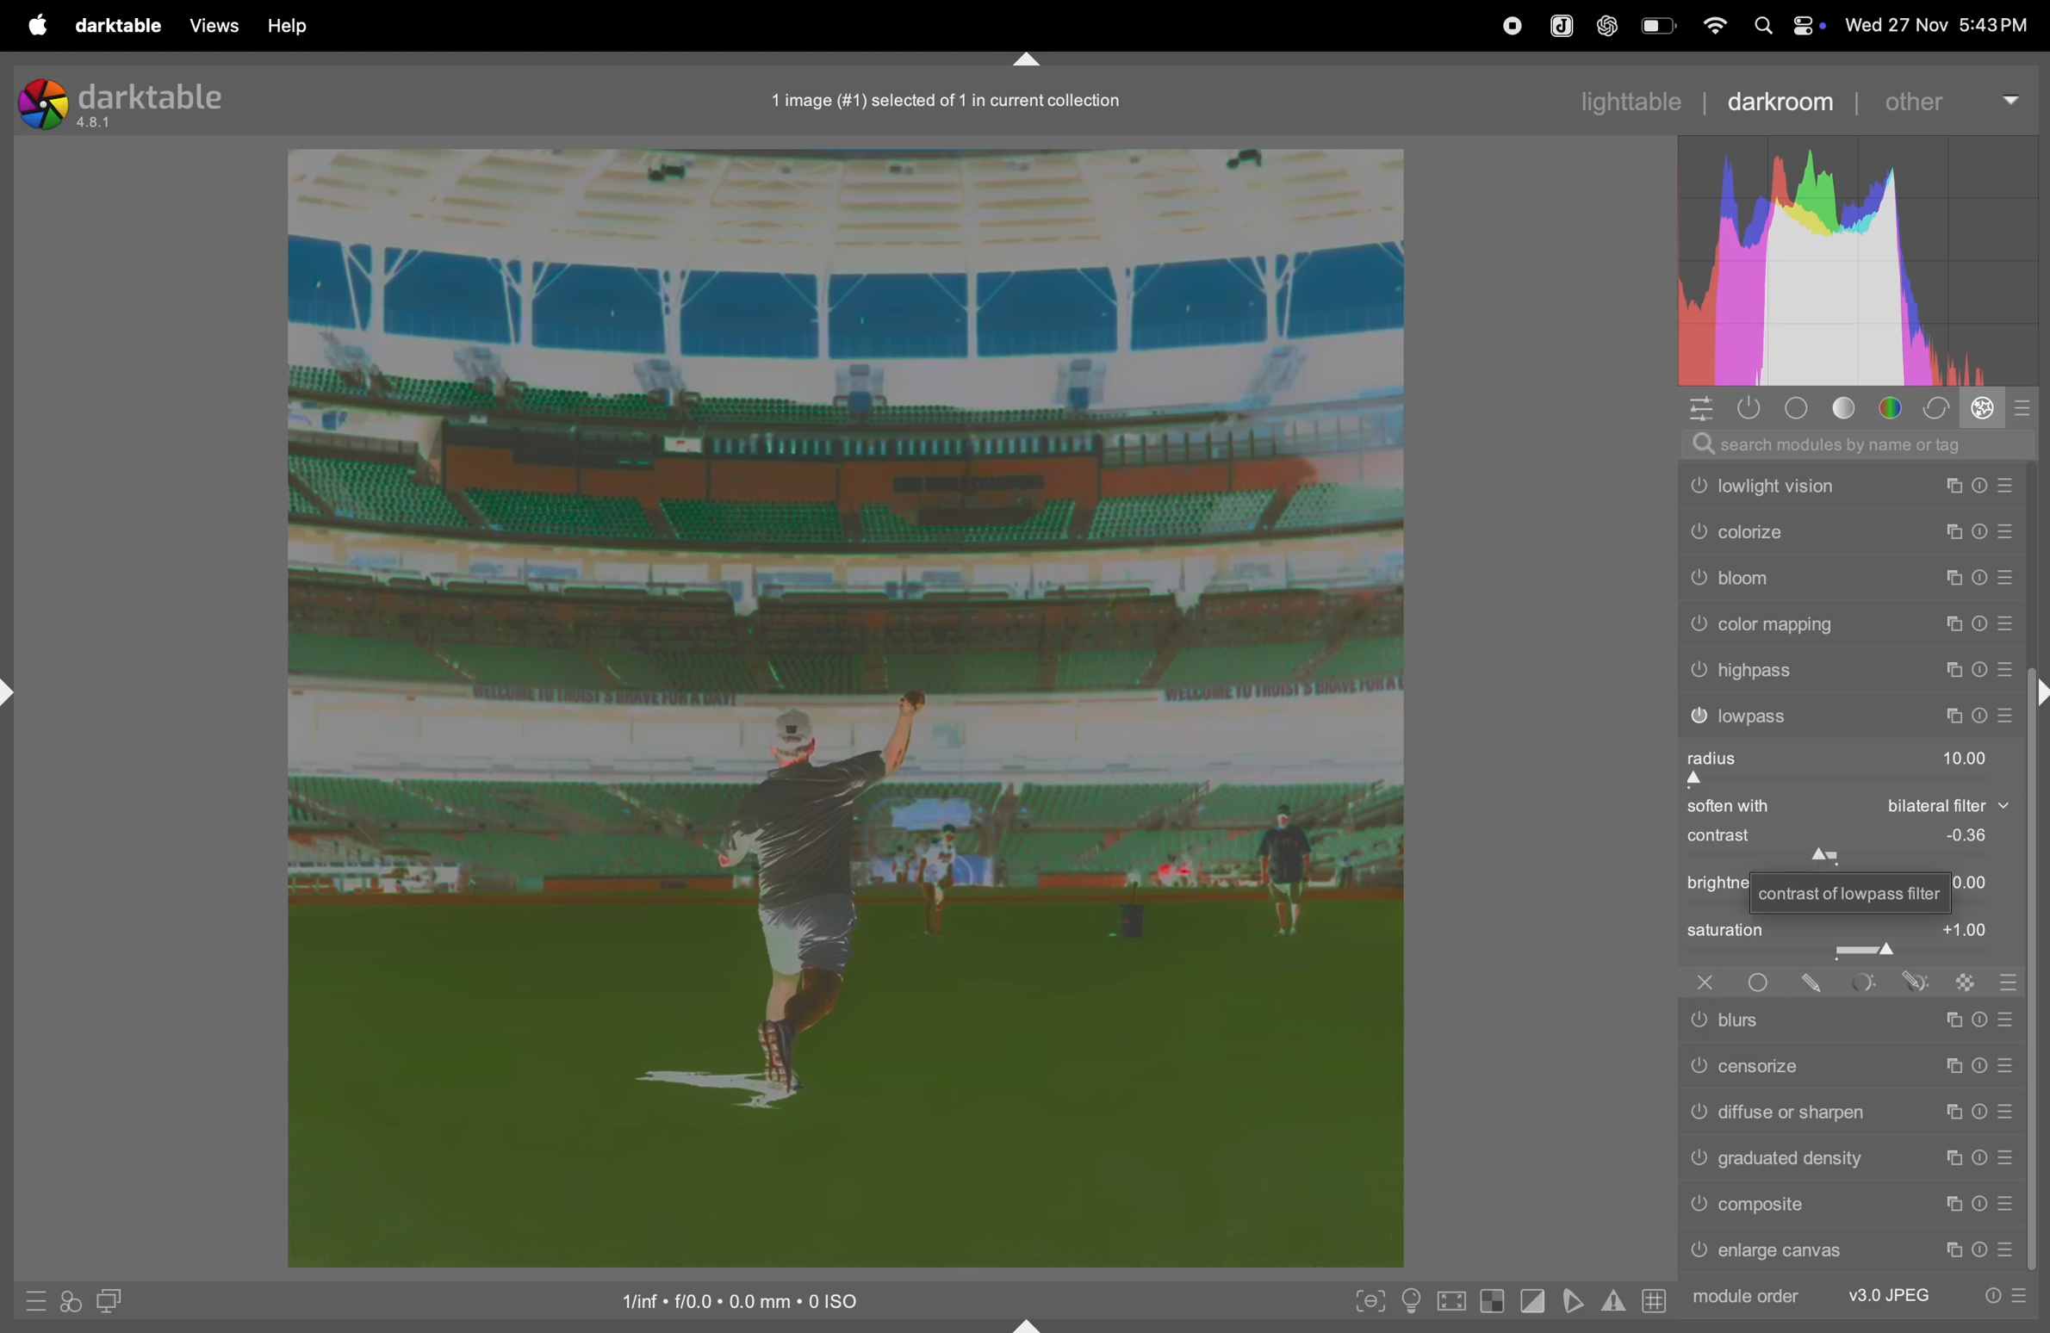 The image size is (2050, 1333). Describe the element at coordinates (1636, 97) in the screenshot. I see `lighttable` at that location.